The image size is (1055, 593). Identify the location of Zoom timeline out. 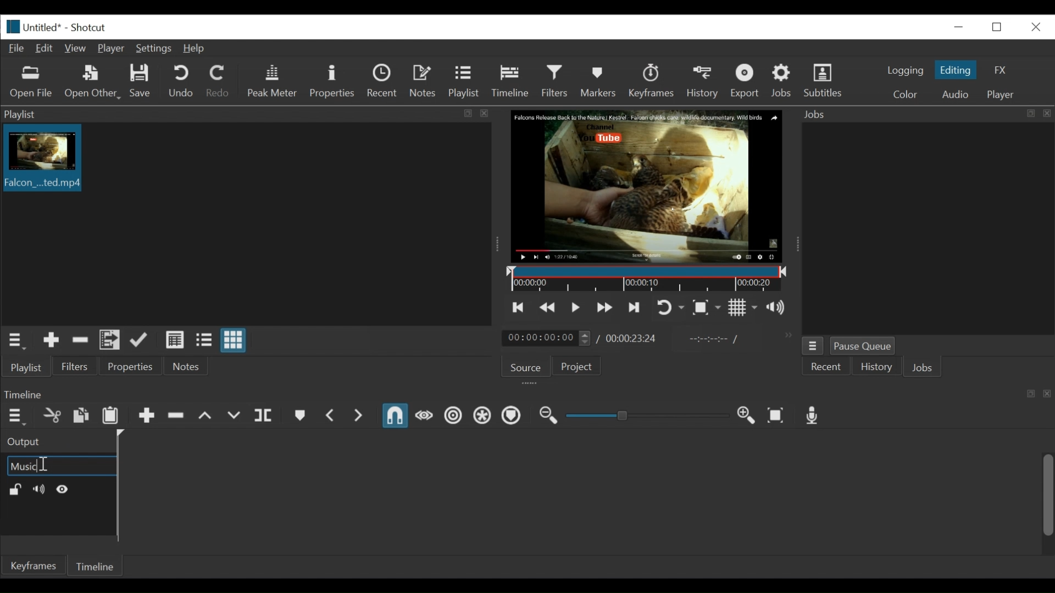
(547, 416).